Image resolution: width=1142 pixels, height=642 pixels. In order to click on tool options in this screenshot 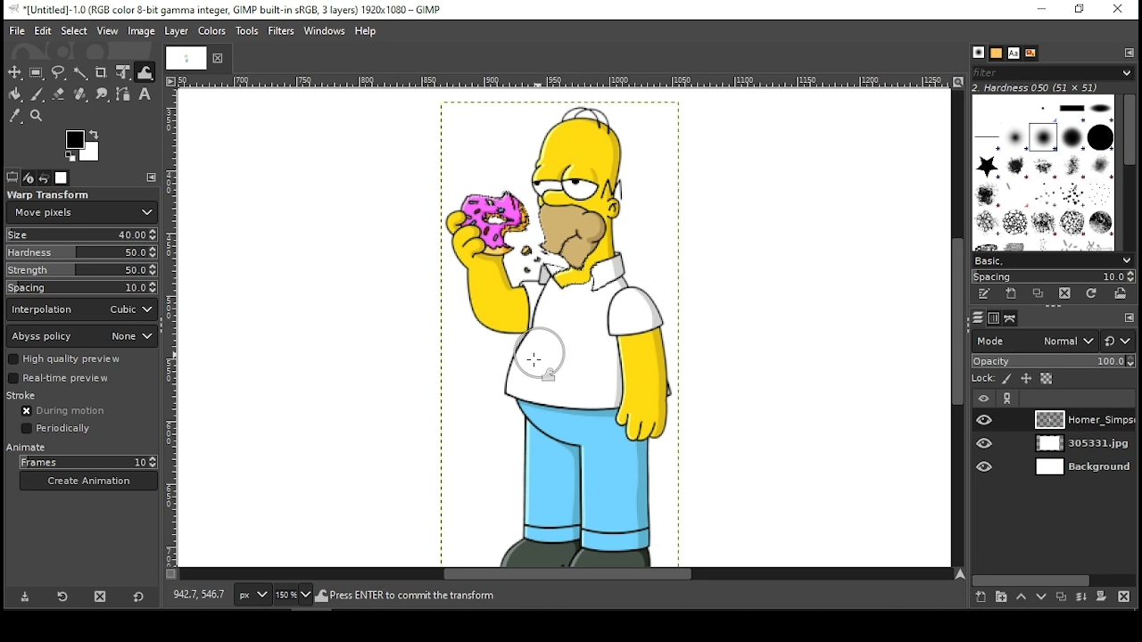, I will do `click(13, 177)`.